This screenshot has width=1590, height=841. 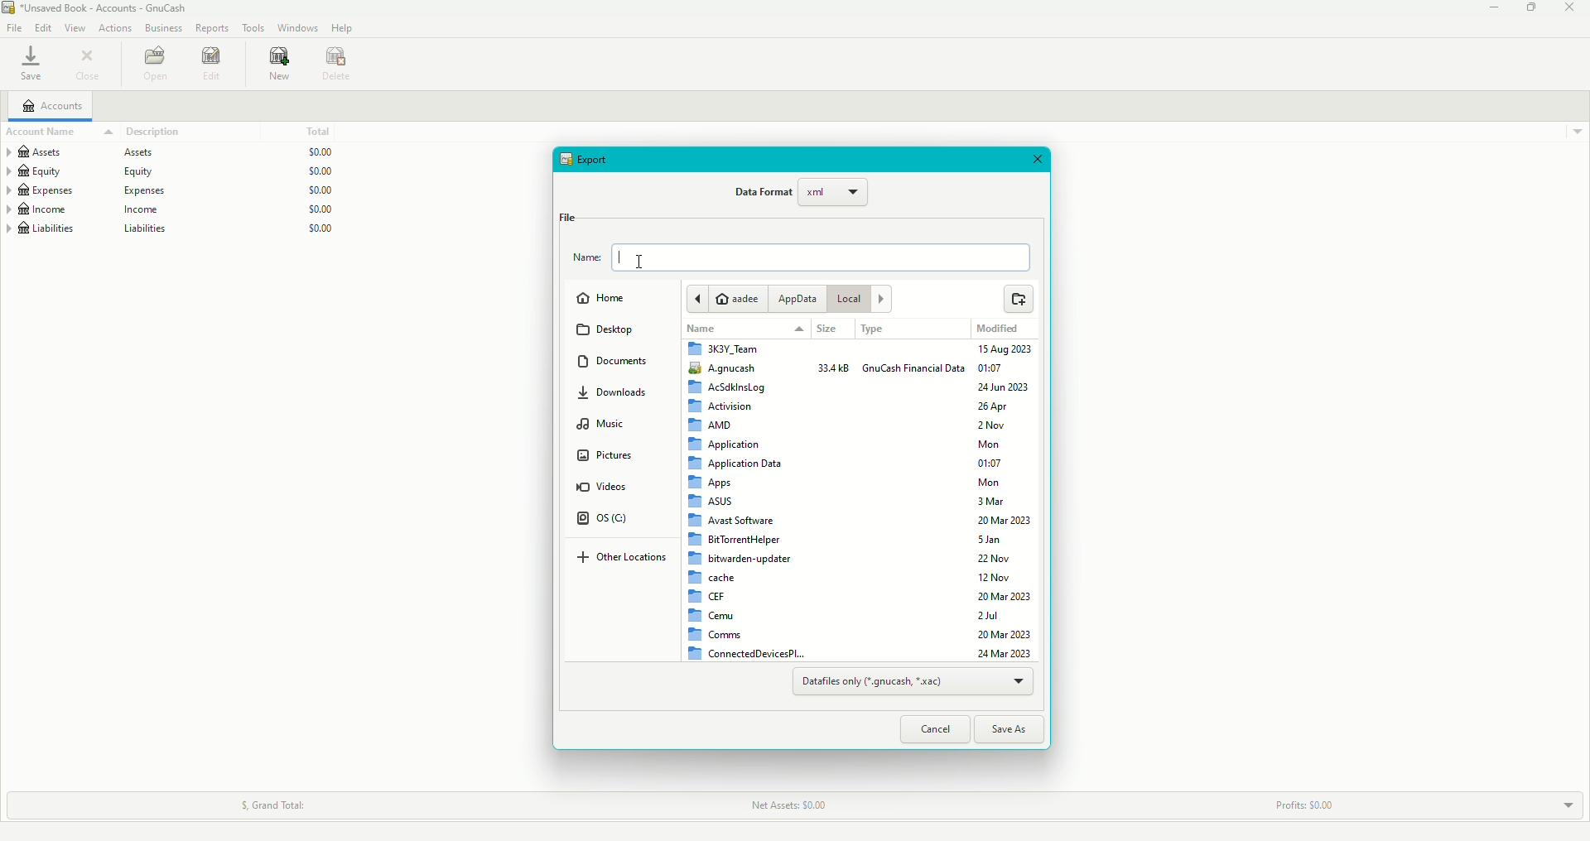 What do you see at coordinates (342, 28) in the screenshot?
I see `Help` at bounding box center [342, 28].